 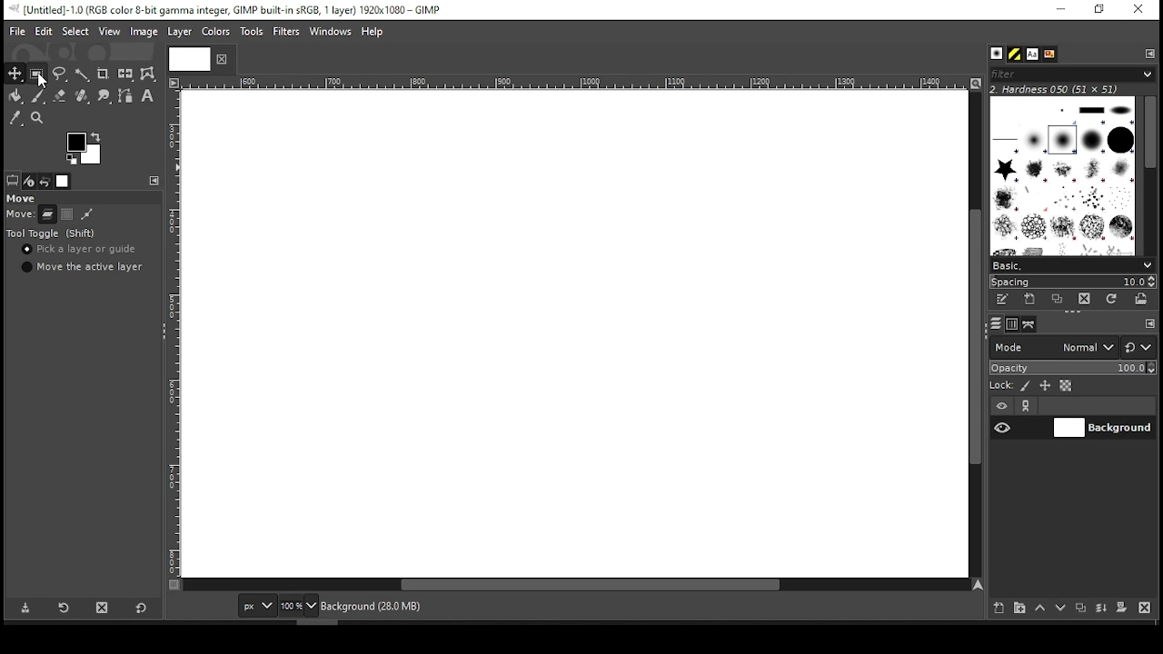 What do you see at coordinates (1142, 299) in the screenshot?
I see `open brush as image` at bounding box center [1142, 299].